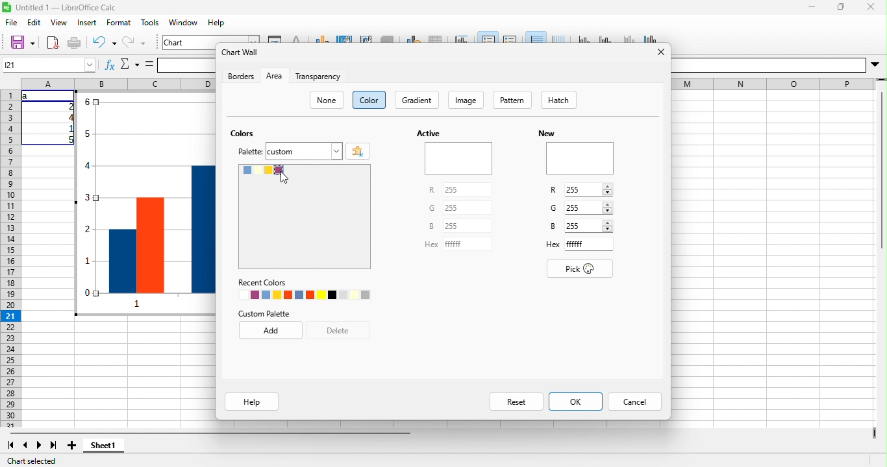 The width and height of the screenshot is (887, 467). I want to click on Hex, so click(431, 245).